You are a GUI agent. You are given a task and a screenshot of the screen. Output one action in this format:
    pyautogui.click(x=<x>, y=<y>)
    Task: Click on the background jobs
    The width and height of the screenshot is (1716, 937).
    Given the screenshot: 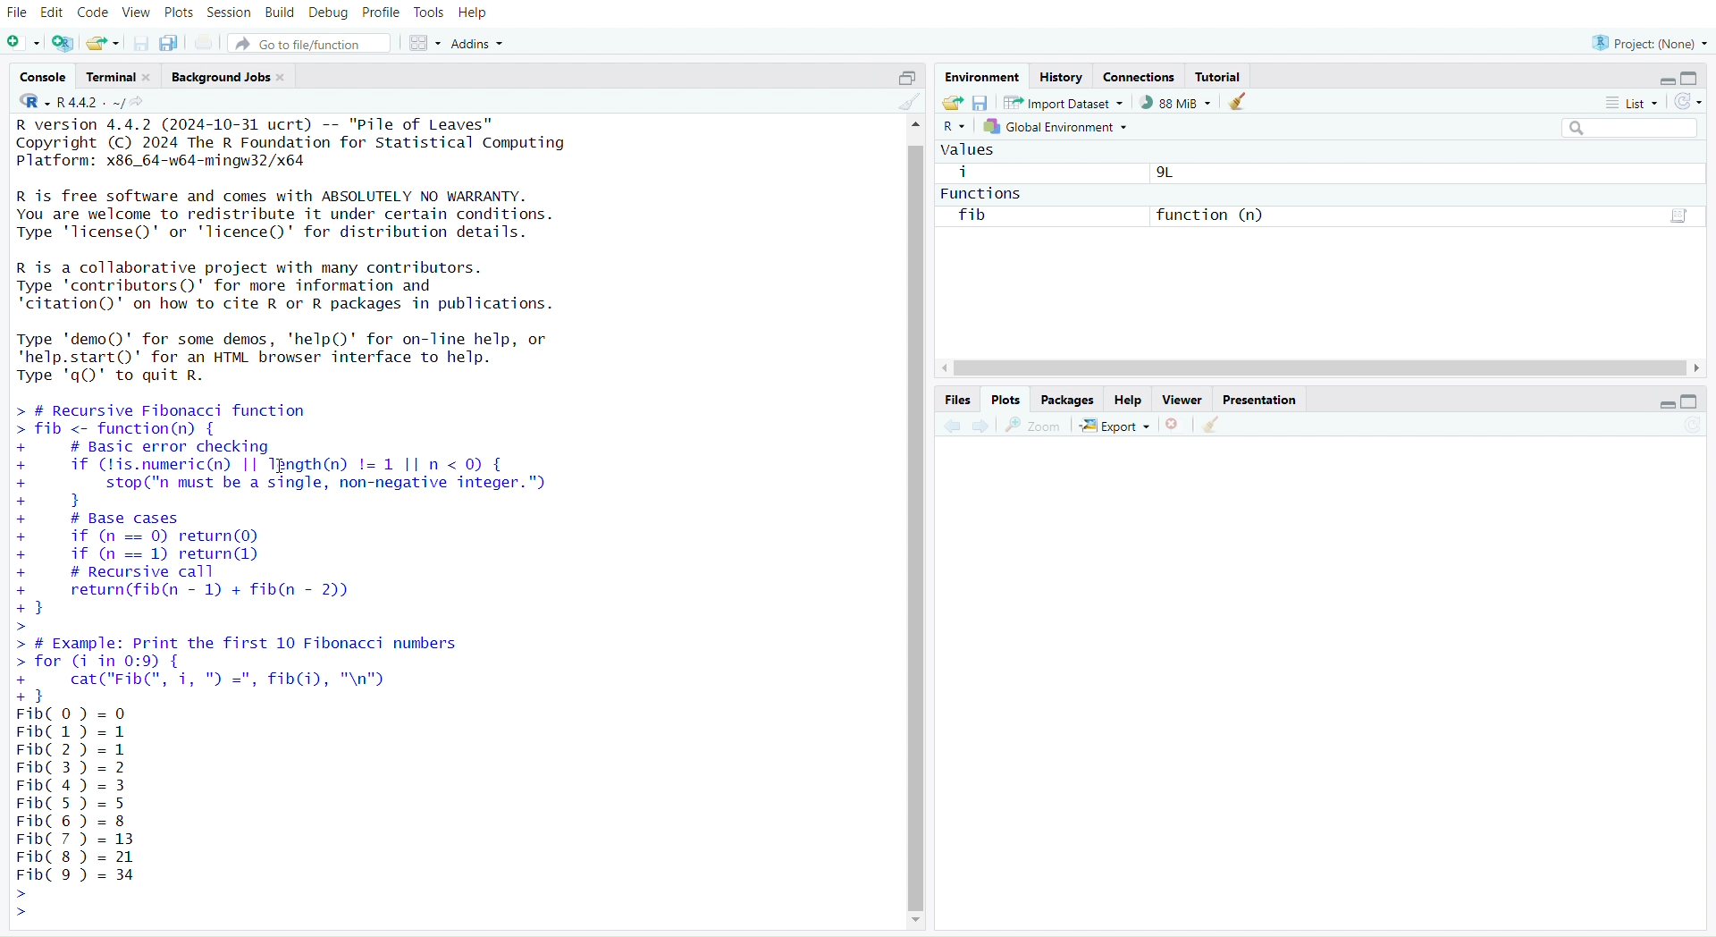 What is the action you would take?
    pyautogui.click(x=230, y=79)
    